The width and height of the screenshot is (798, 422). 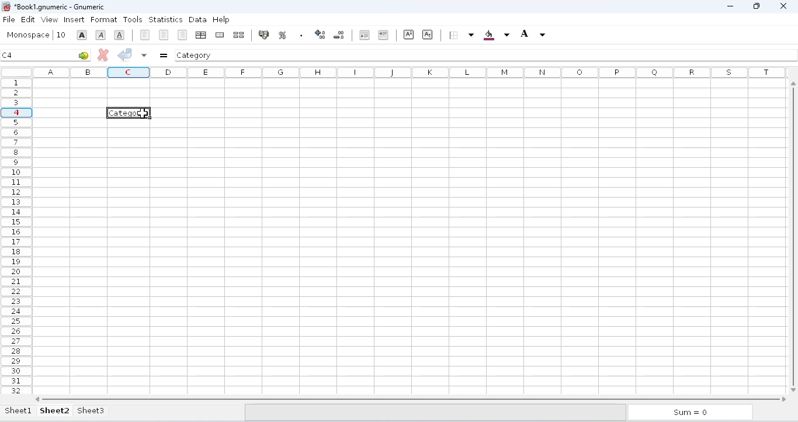 What do you see at coordinates (363, 34) in the screenshot?
I see `decrease the indent` at bounding box center [363, 34].